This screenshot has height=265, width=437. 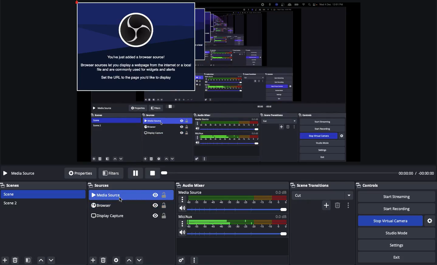 What do you see at coordinates (397, 208) in the screenshot?
I see `Start recording` at bounding box center [397, 208].